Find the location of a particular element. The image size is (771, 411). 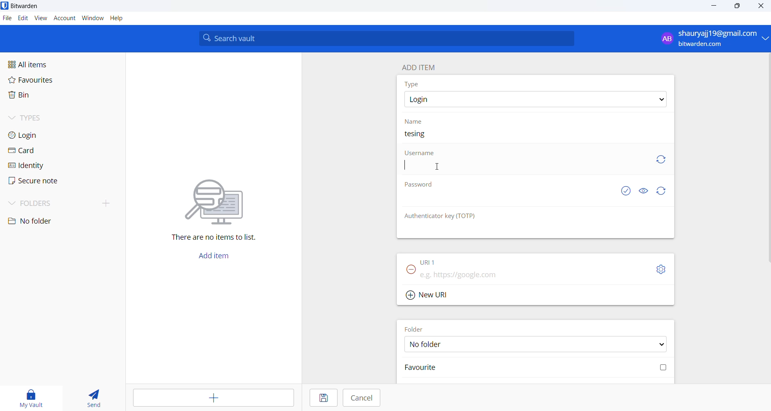

ADD ITEM is located at coordinates (422, 66).